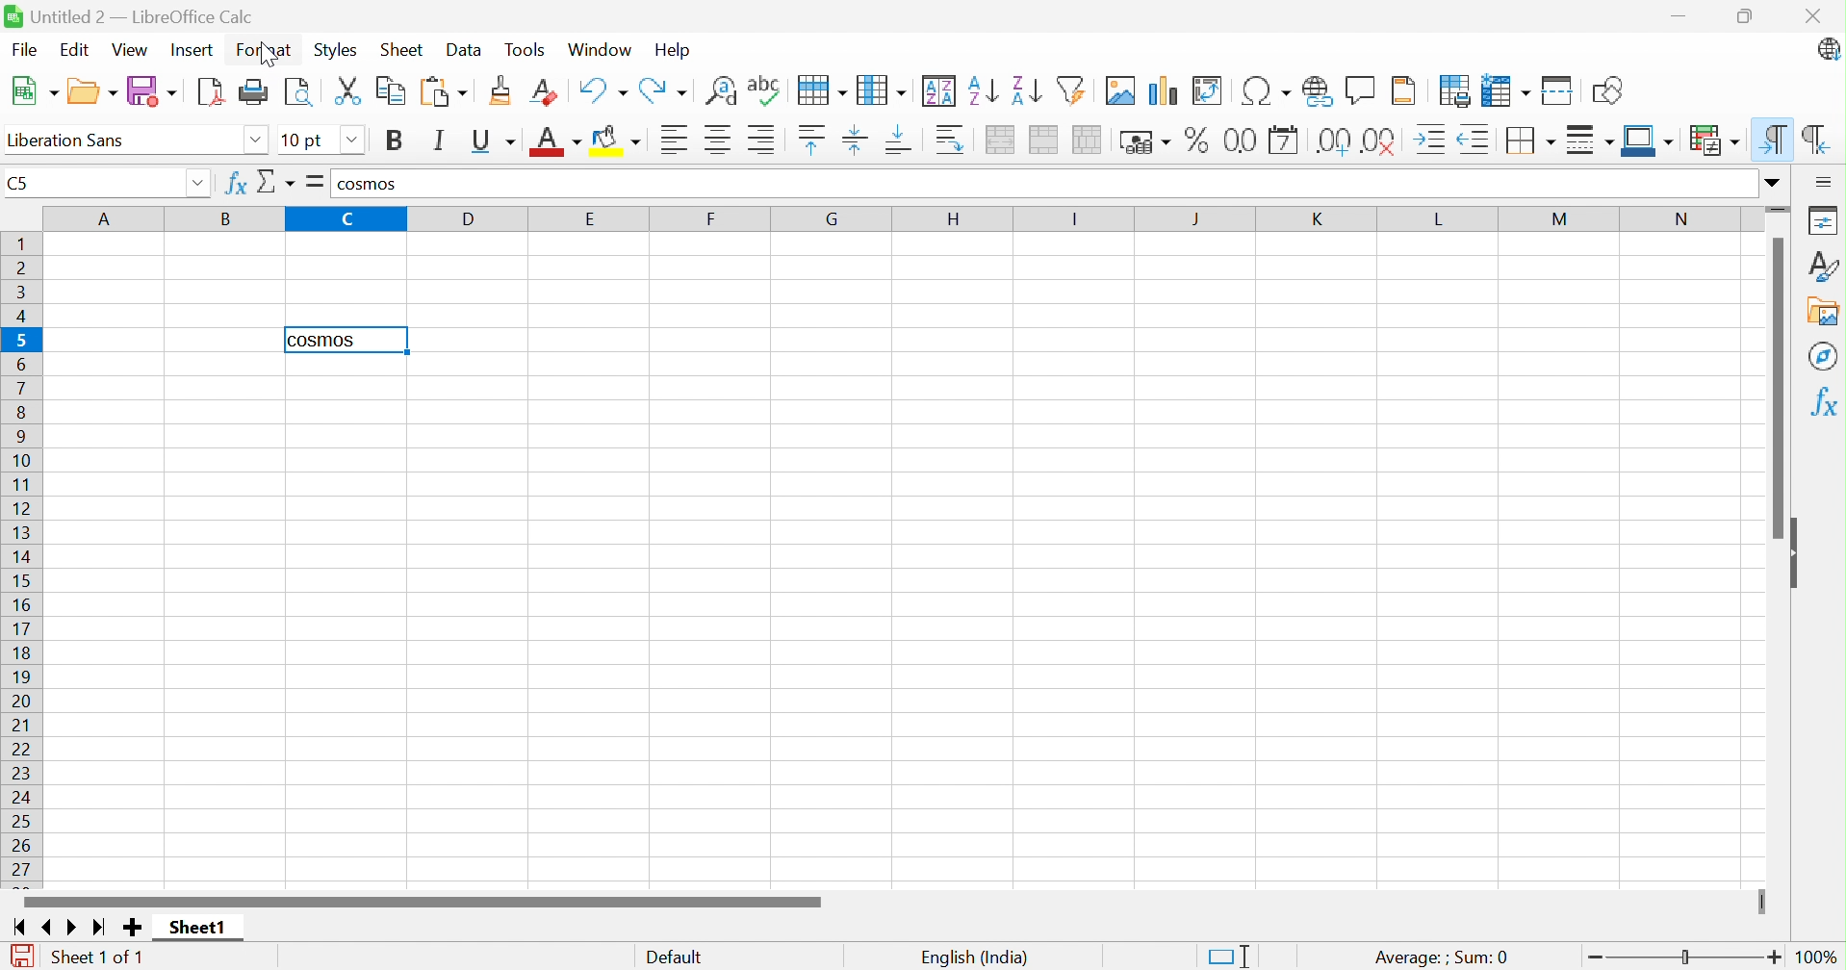  What do you see at coordinates (420, 902) in the screenshot?
I see `Scroll bar` at bounding box center [420, 902].